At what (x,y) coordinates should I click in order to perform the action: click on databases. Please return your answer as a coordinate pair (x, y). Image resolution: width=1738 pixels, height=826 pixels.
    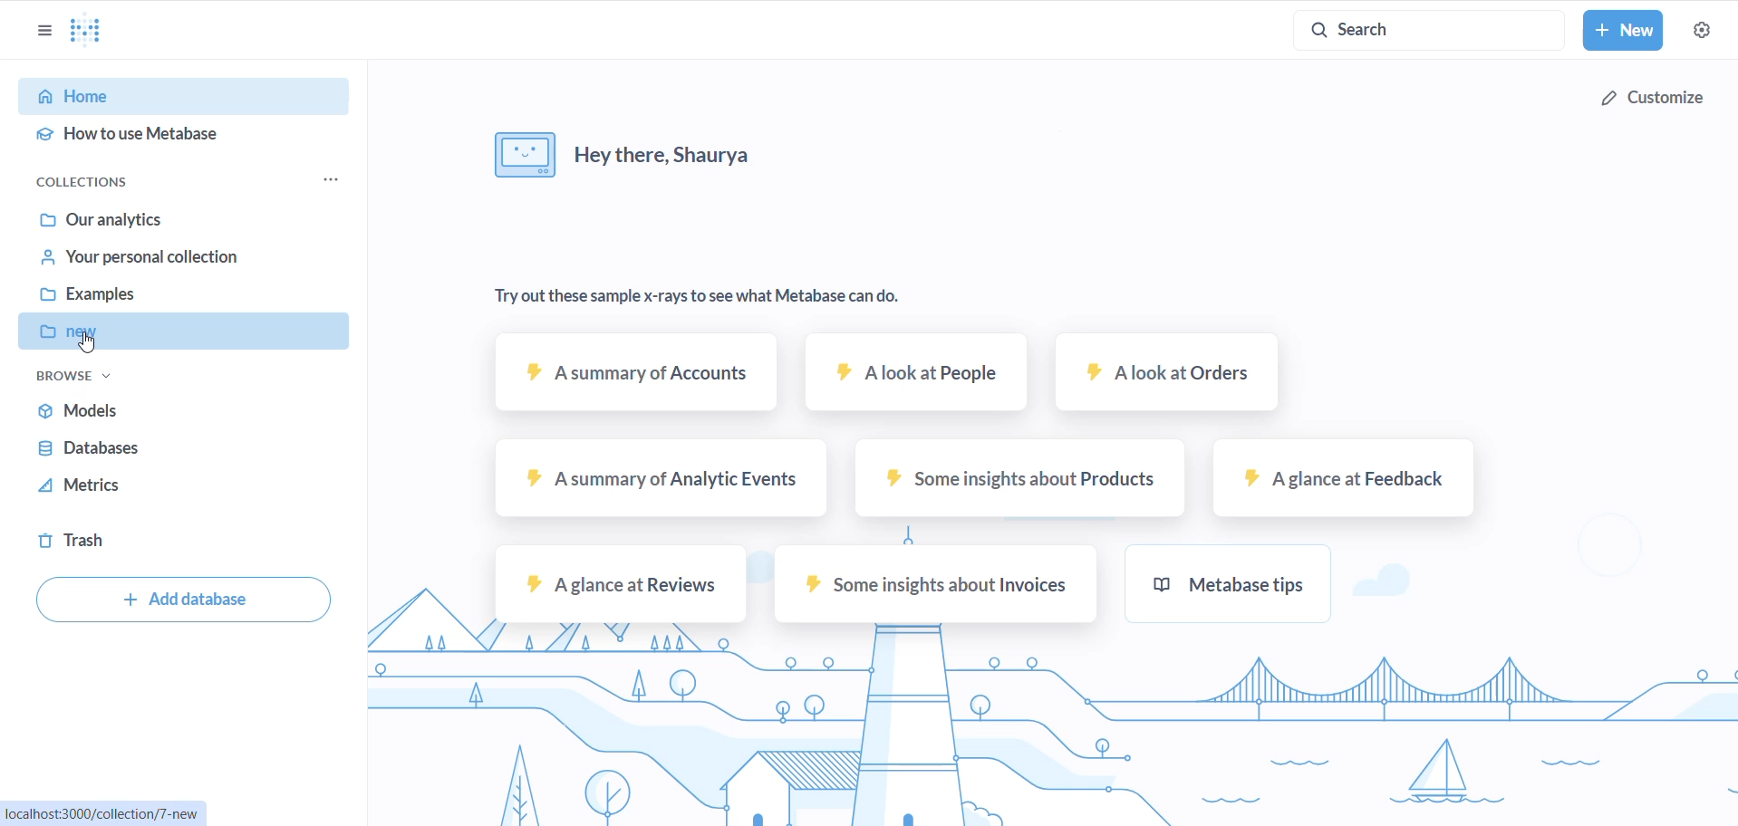
    Looking at the image, I should click on (135, 449).